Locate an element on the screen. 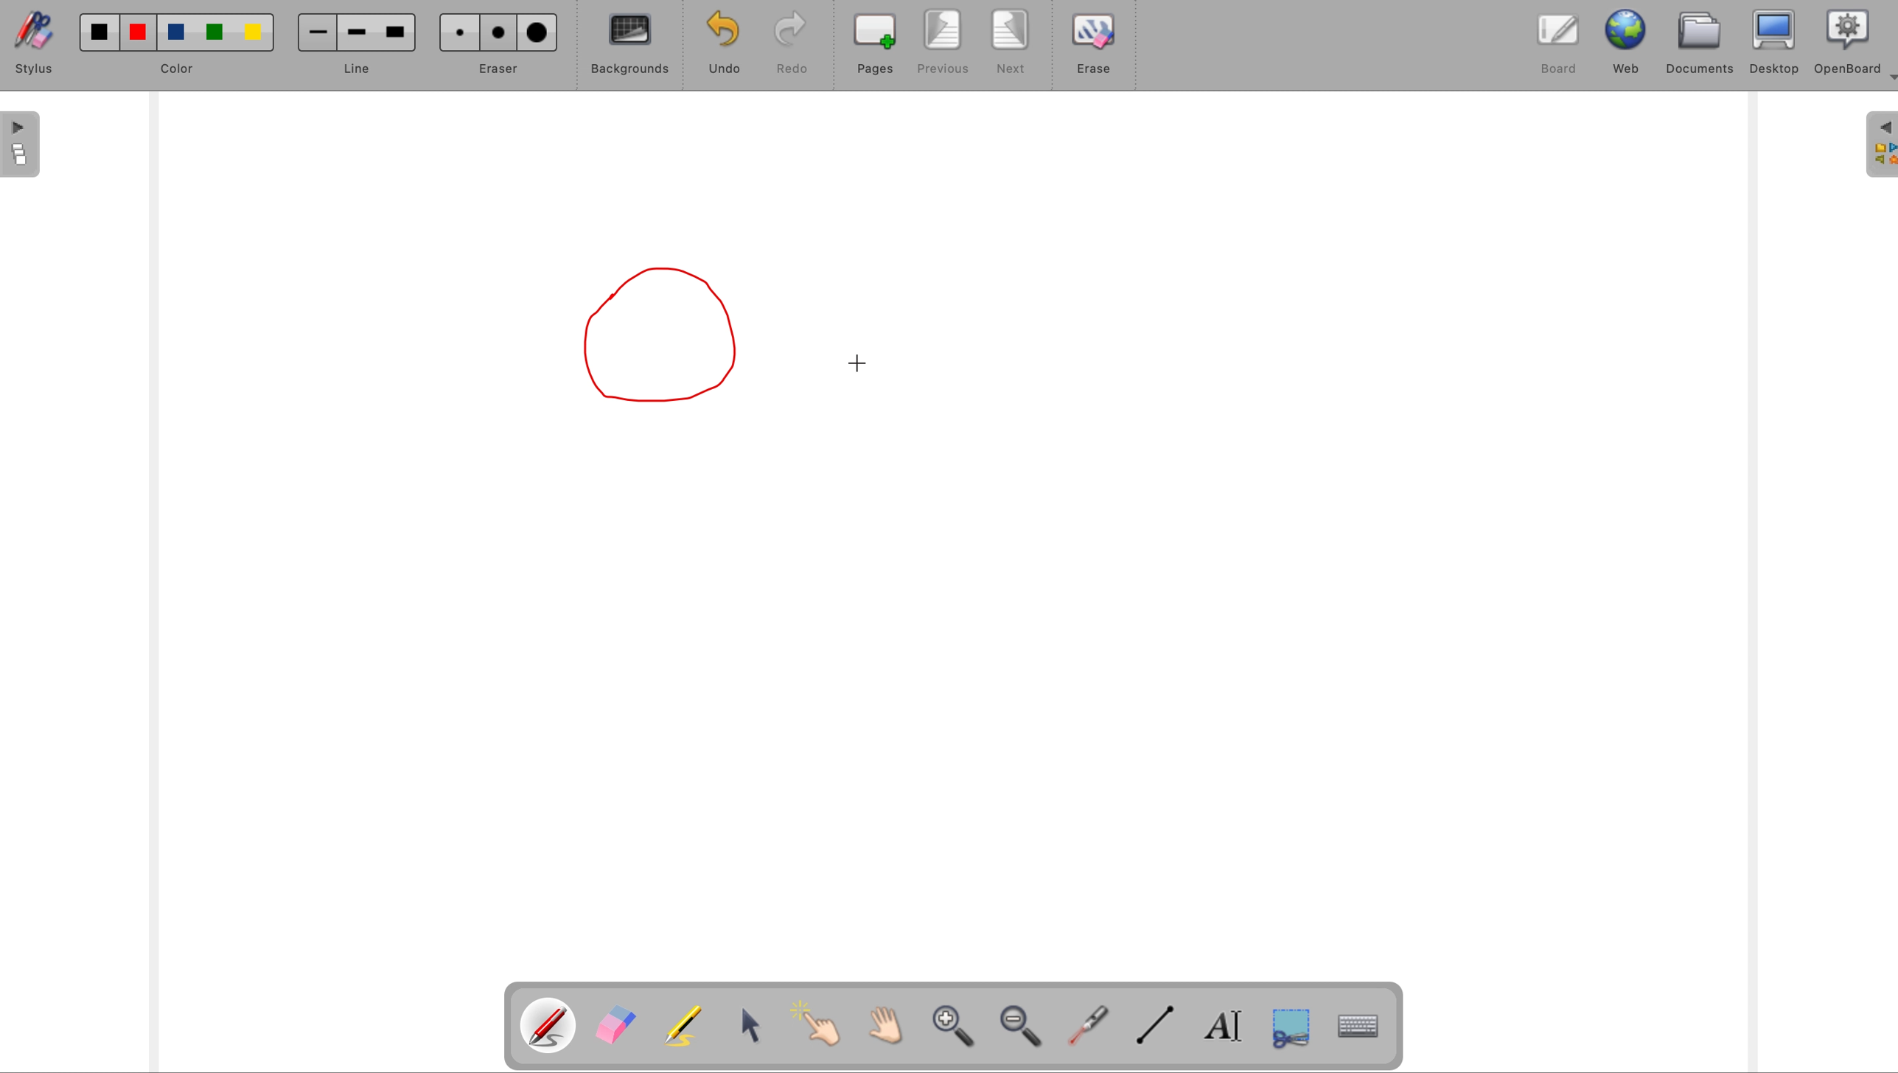 The width and height of the screenshot is (1898, 1073). zoom out is located at coordinates (1026, 1029).